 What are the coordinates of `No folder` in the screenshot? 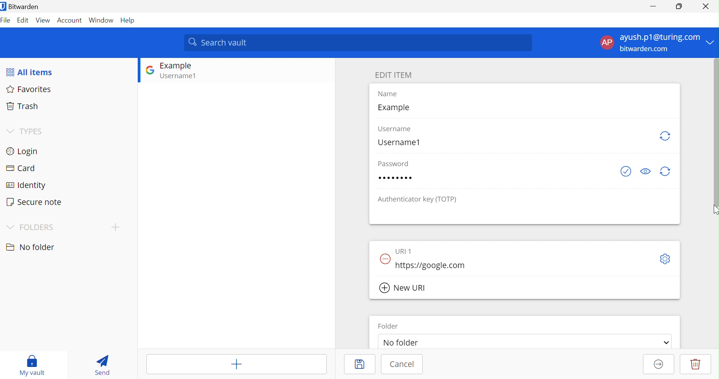 It's located at (29, 247).